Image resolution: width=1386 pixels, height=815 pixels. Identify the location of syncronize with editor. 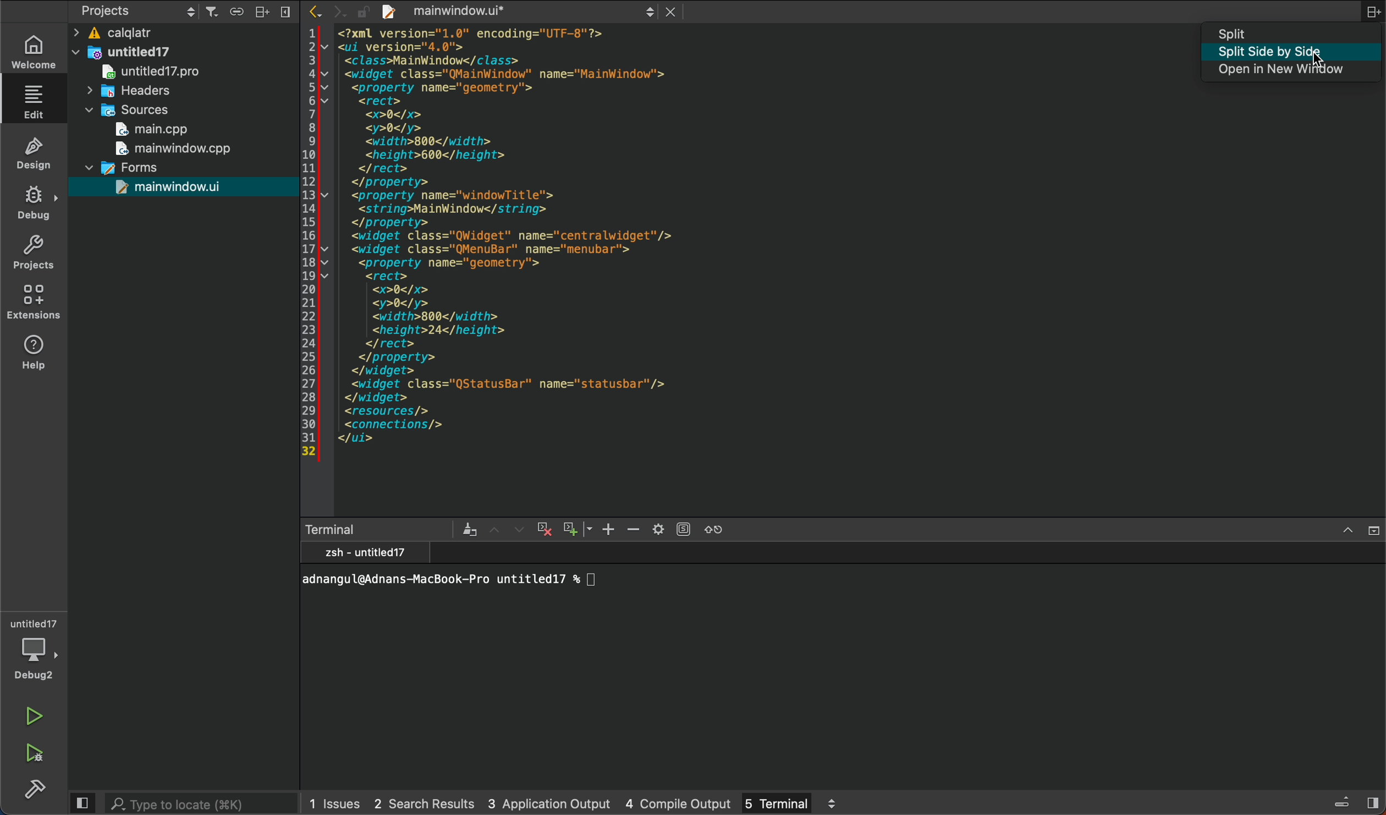
(236, 13).